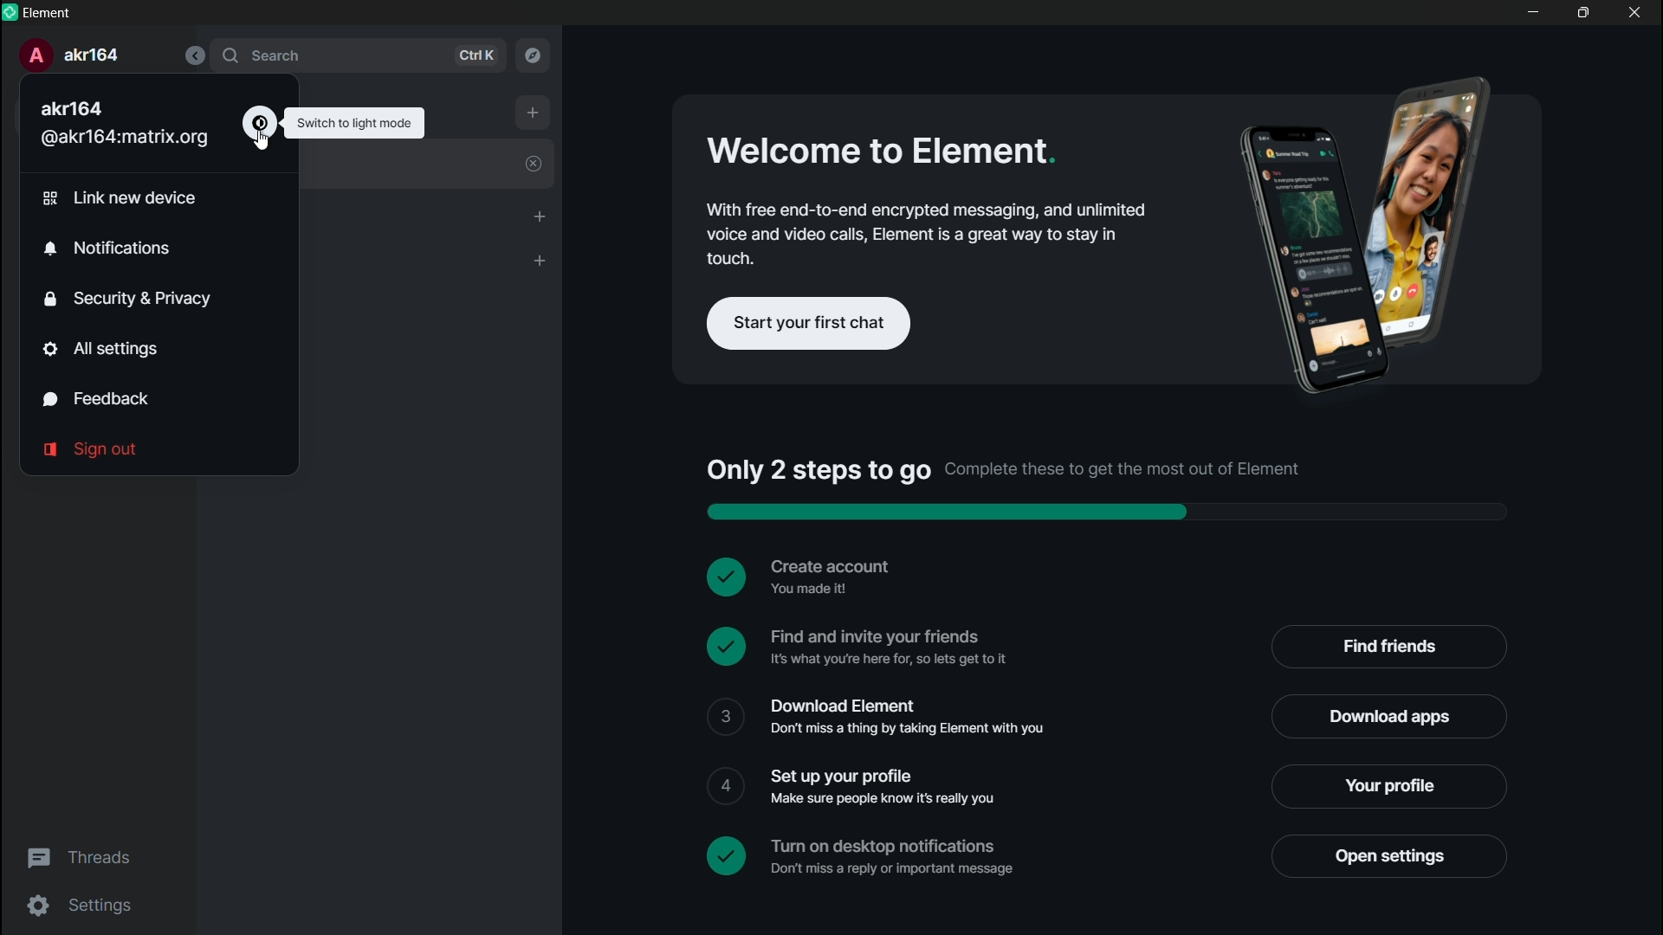  I want to click on Set up your profile make sure people know its really you, so click(888, 784).